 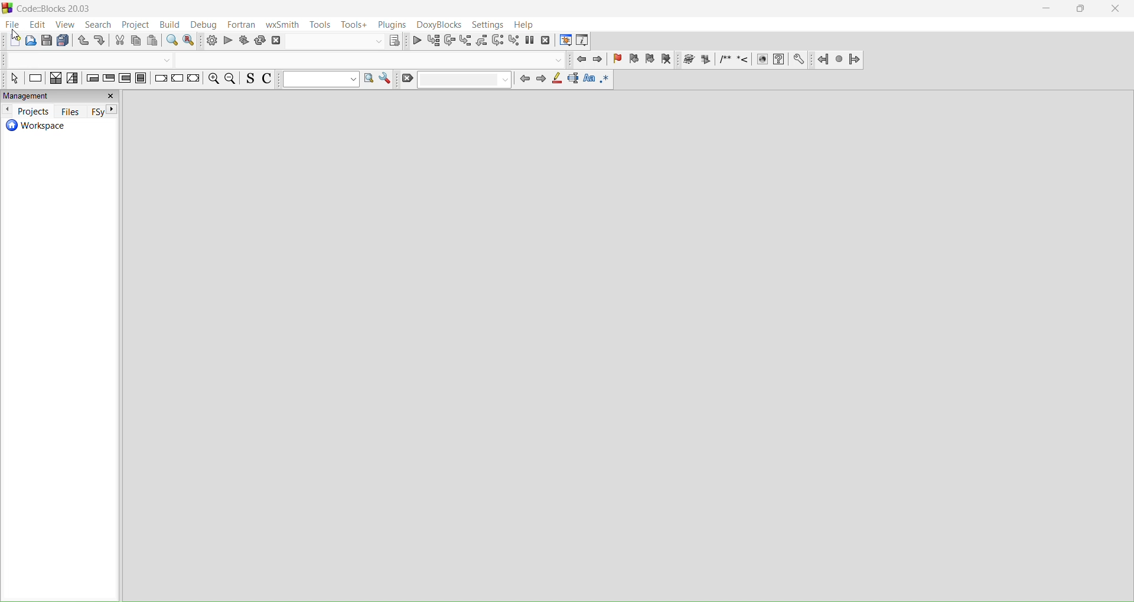 I want to click on debug/continue, so click(x=416, y=40).